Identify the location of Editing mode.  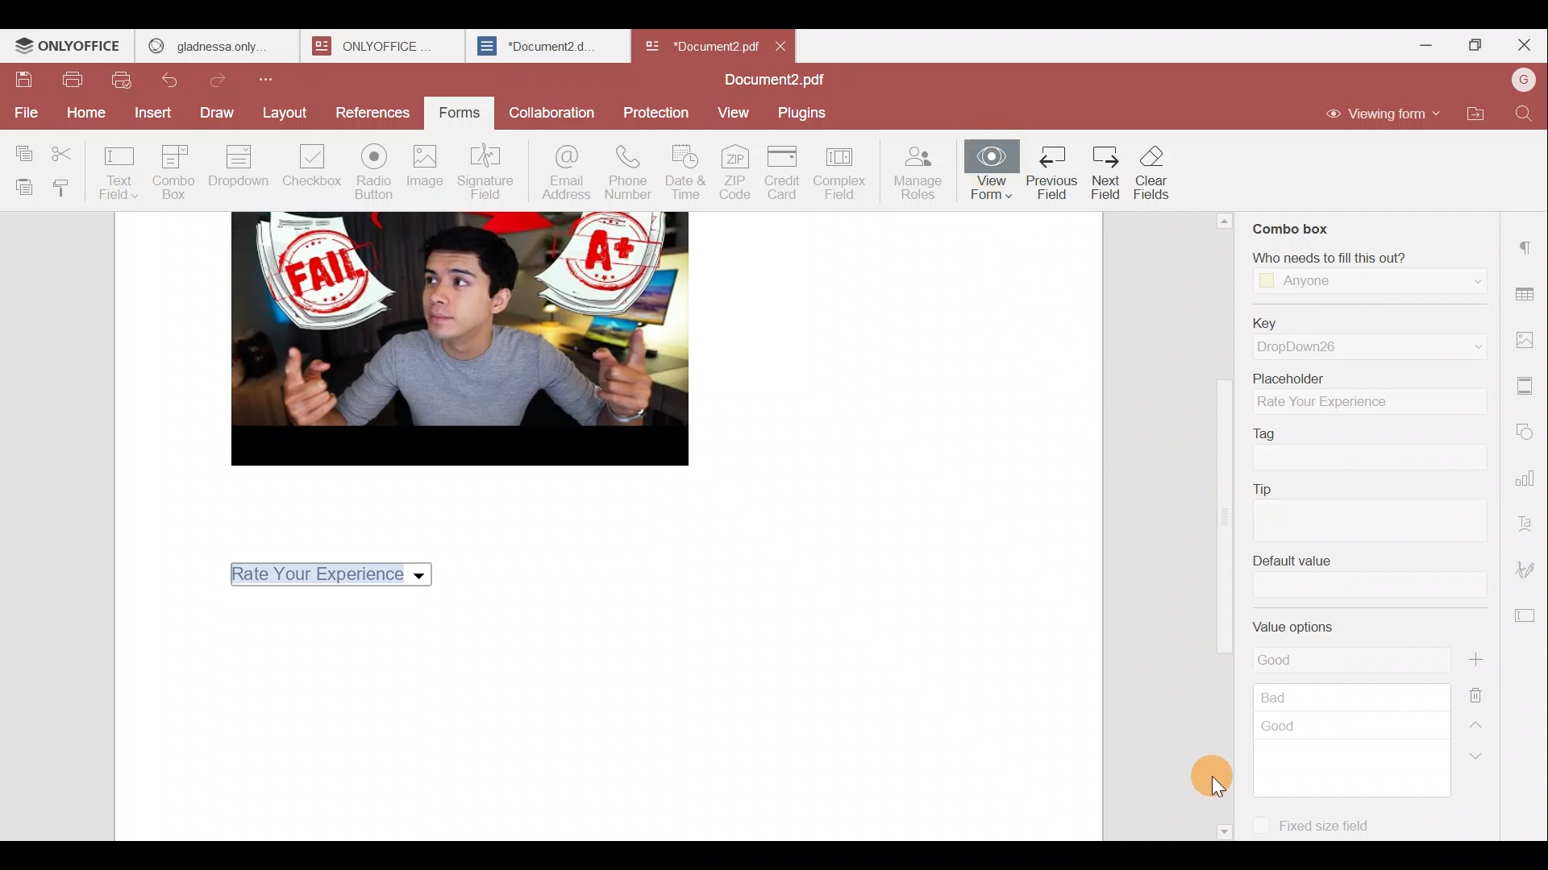
(1399, 115).